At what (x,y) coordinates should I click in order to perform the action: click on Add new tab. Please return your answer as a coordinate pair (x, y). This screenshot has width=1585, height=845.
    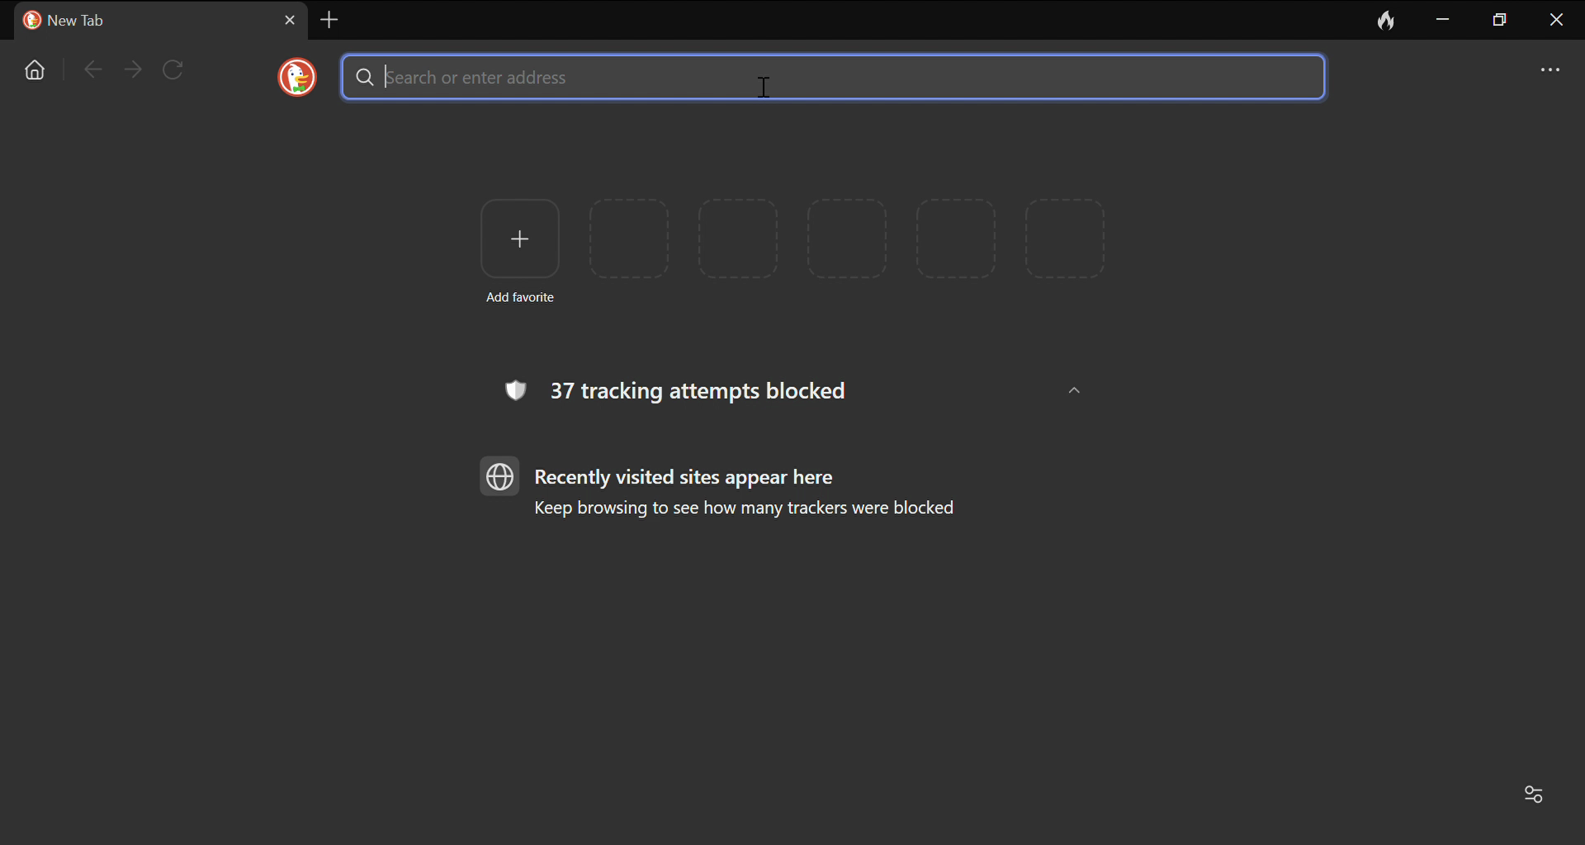
    Looking at the image, I should click on (329, 19).